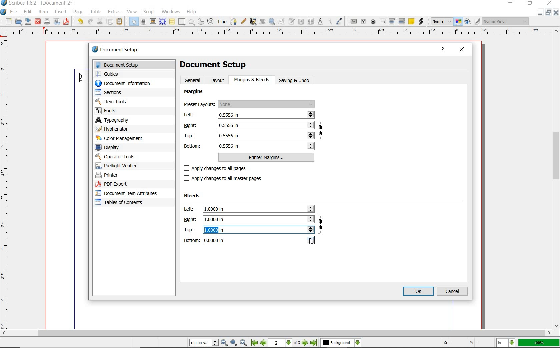 The height and width of the screenshot is (348, 560). What do you see at coordinates (254, 343) in the screenshot?
I see `First Page` at bounding box center [254, 343].